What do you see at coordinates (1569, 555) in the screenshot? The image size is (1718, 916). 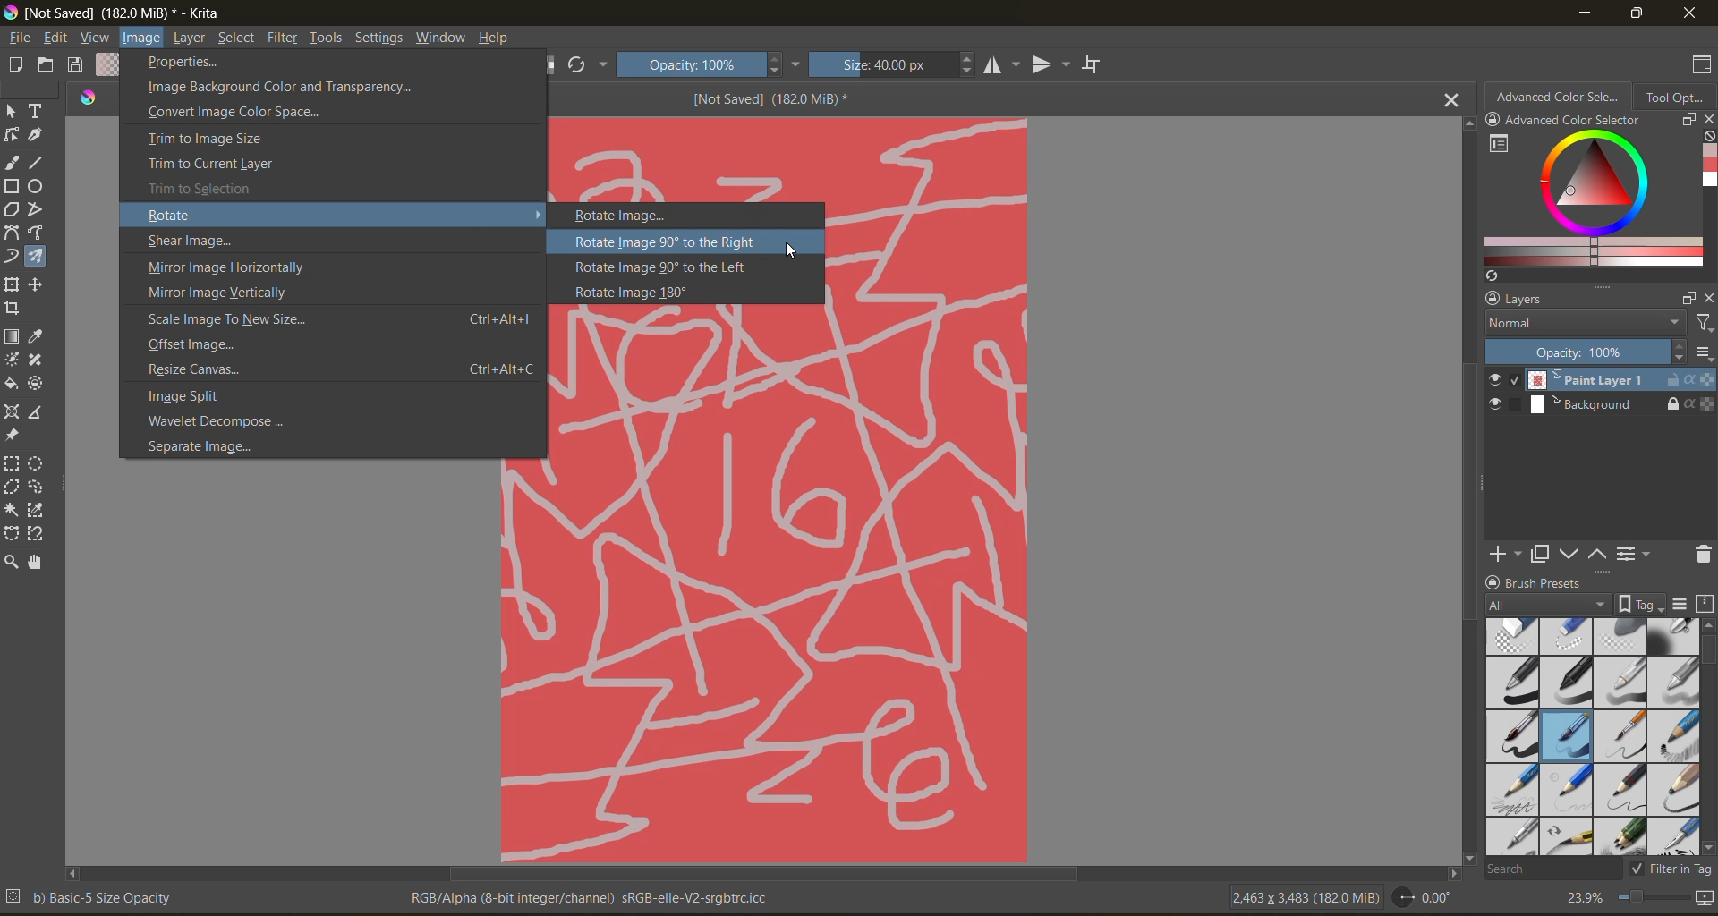 I see `mask down` at bounding box center [1569, 555].